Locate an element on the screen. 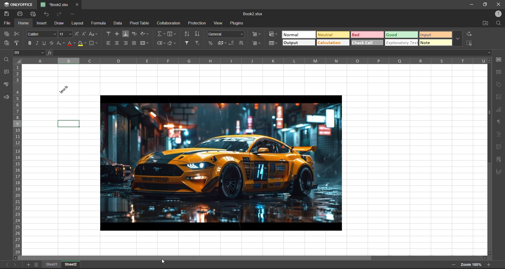 The image size is (505, 269). insert cells is located at coordinates (255, 34).